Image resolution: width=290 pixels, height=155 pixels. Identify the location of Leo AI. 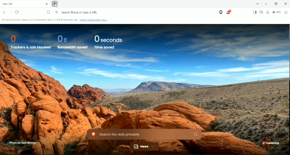
(267, 12).